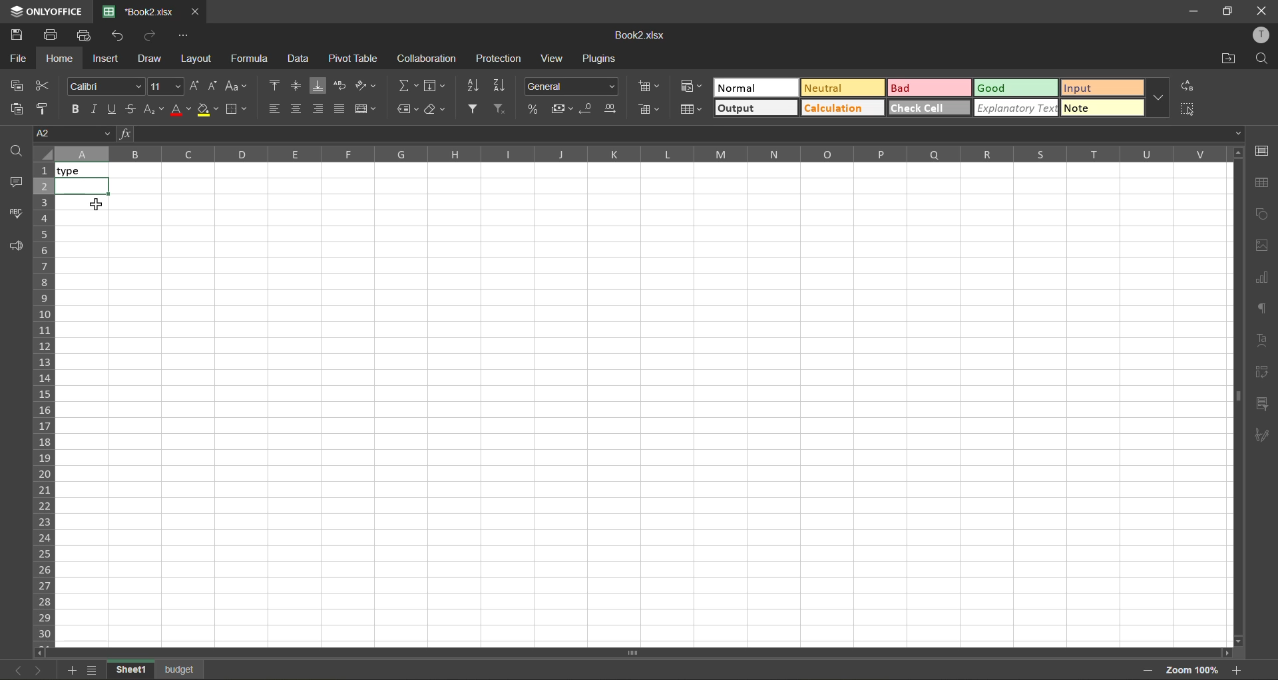 The height and width of the screenshot is (680, 1278). I want to click on collaboration, so click(427, 59).